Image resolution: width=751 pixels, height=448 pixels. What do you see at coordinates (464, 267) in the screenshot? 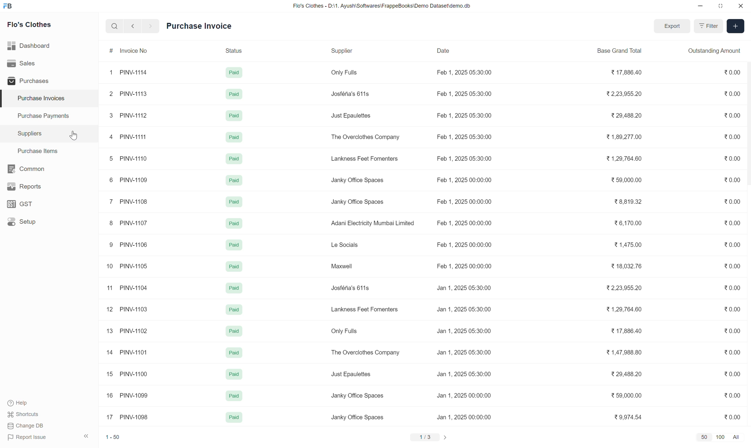
I see `Feb 1, 2025 00:00:00` at bounding box center [464, 267].